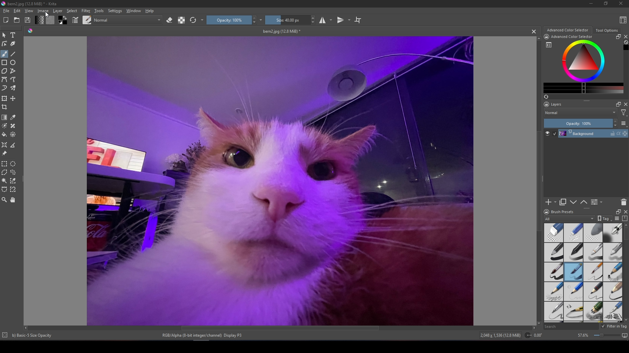 The image size is (629, 353). I want to click on Vertical mirror tool, so click(344, 20).